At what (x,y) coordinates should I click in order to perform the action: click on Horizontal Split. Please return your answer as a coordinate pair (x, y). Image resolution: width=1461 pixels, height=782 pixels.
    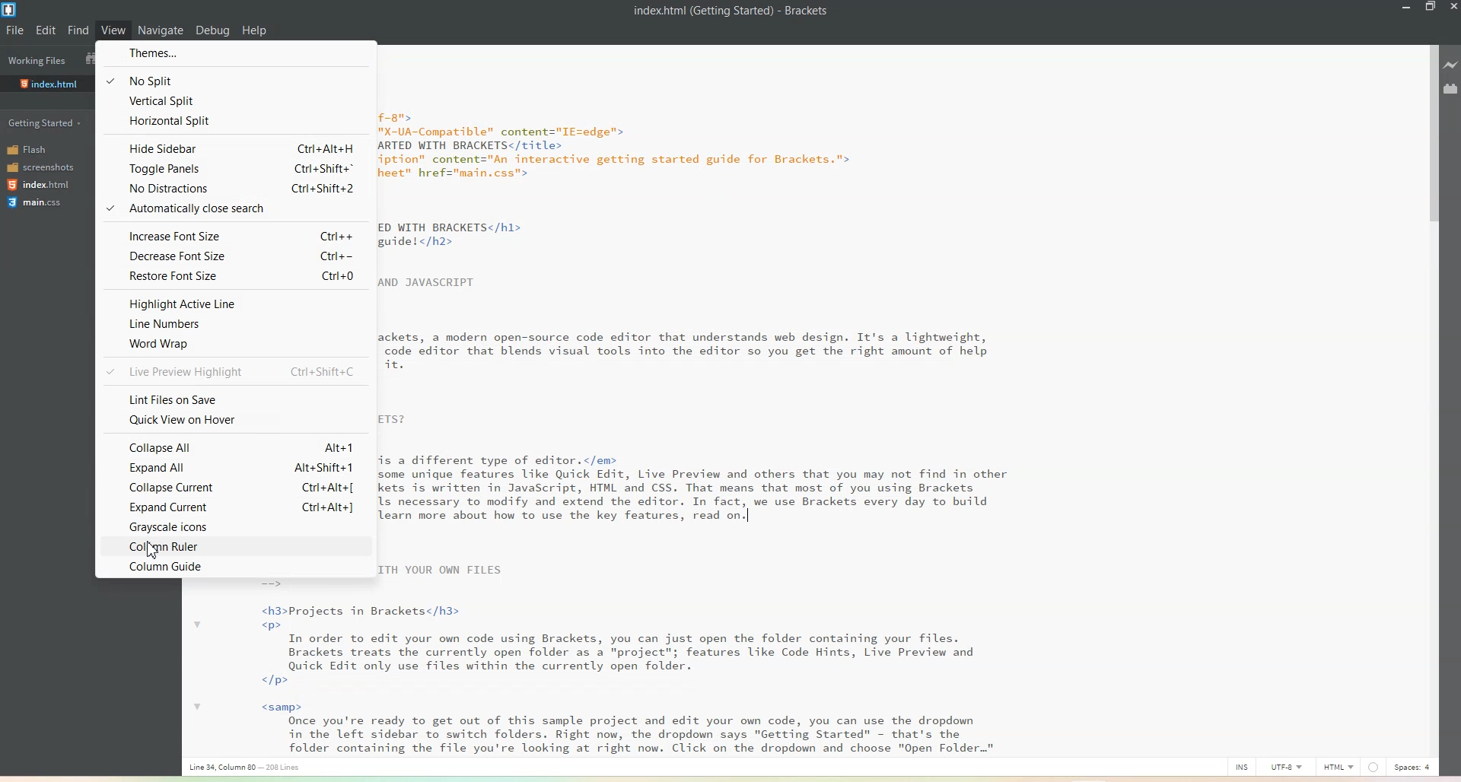
    Looking at the image, I should click on (235, 120).